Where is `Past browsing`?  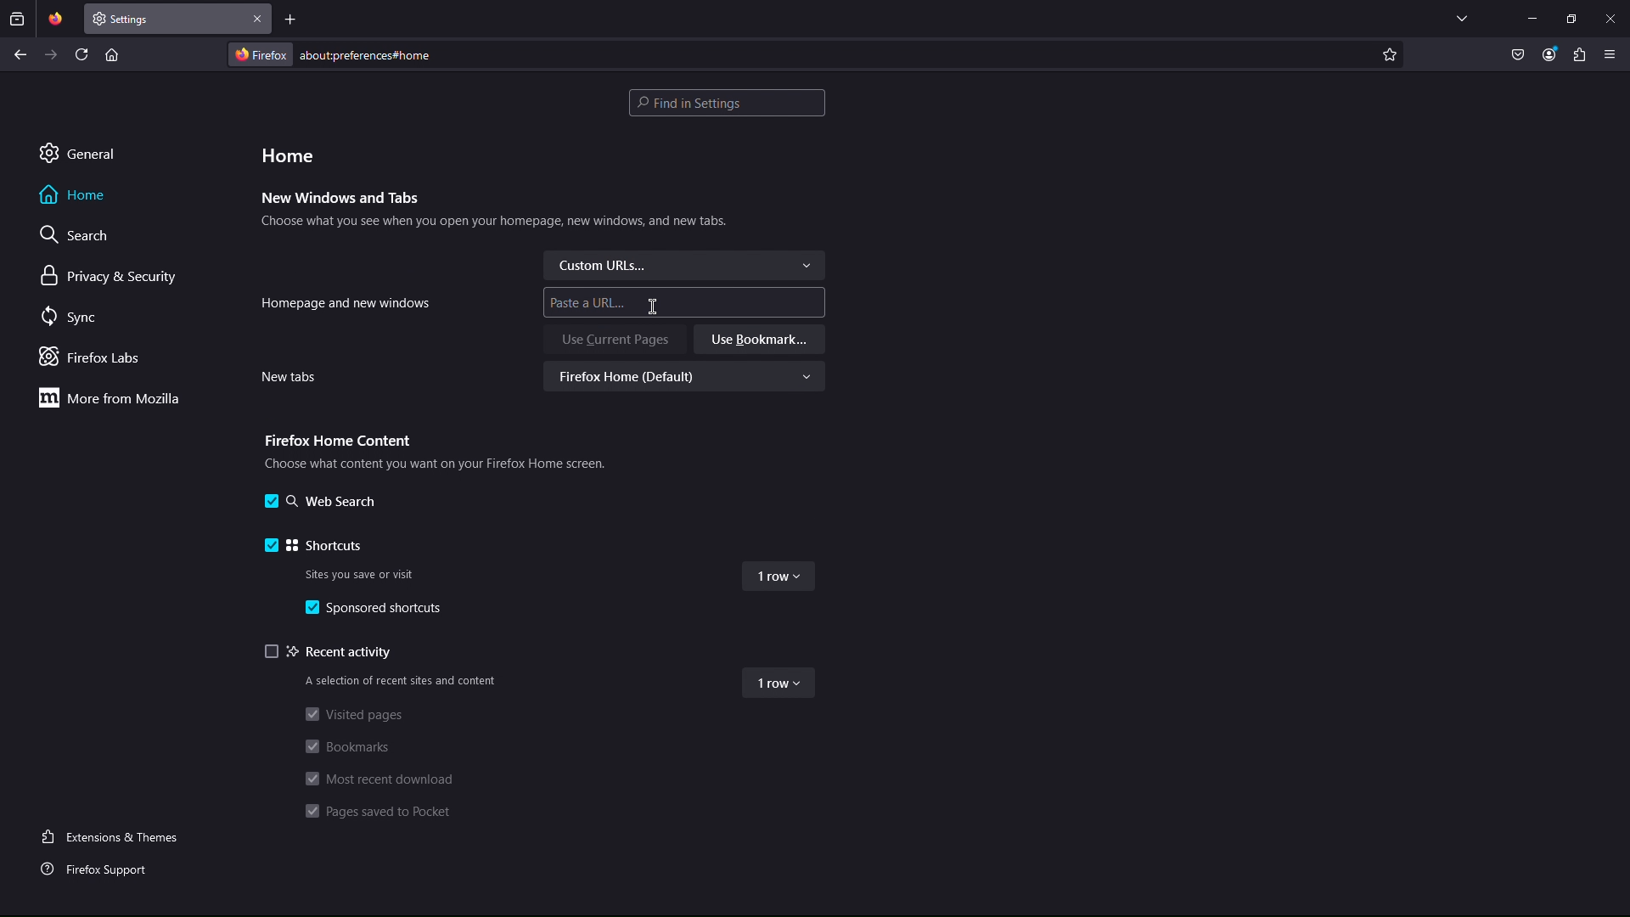 Past browsing is located at coordinates (17, 19).